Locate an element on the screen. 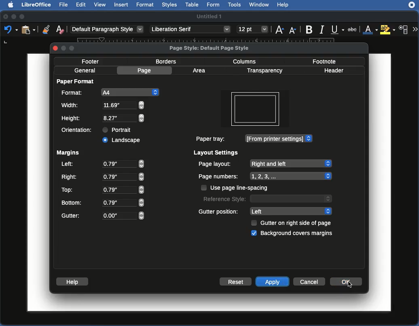  close is located at coordinates (54, 49).